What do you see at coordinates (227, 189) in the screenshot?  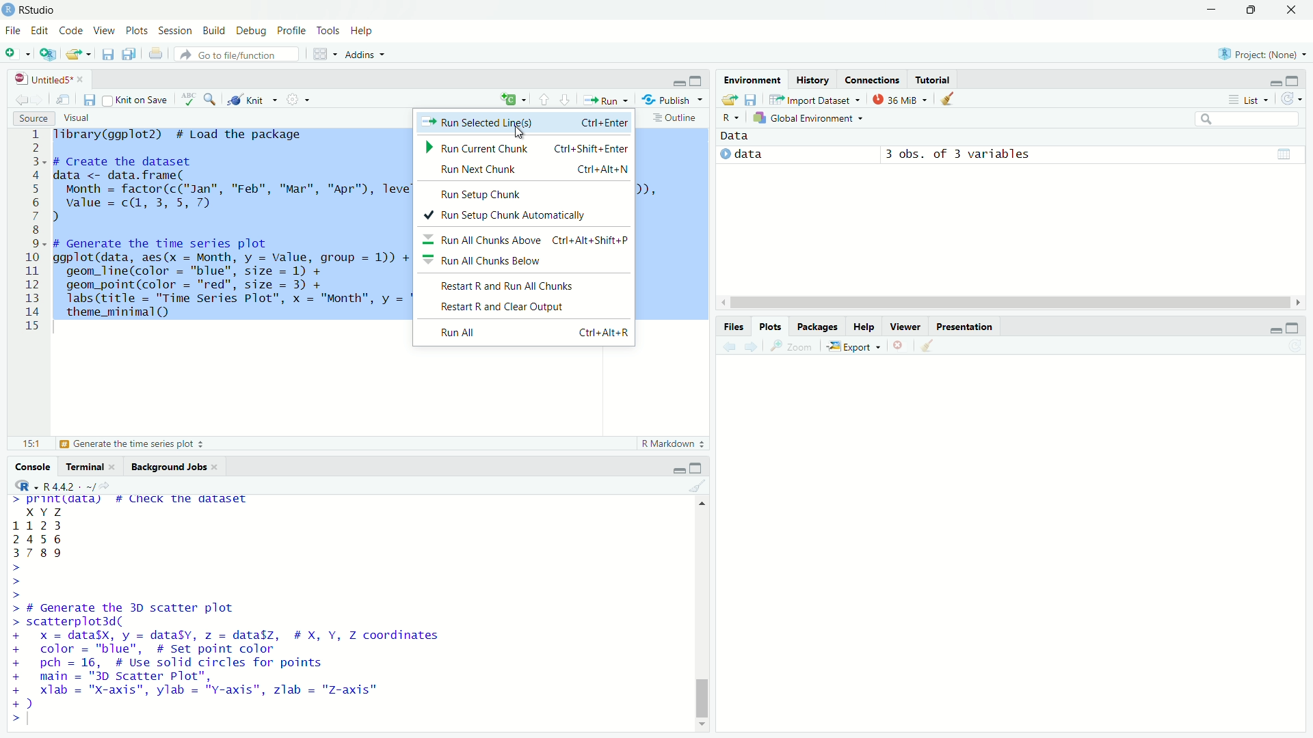 I see `code to create the dataset` at bounding box center [227, 189].